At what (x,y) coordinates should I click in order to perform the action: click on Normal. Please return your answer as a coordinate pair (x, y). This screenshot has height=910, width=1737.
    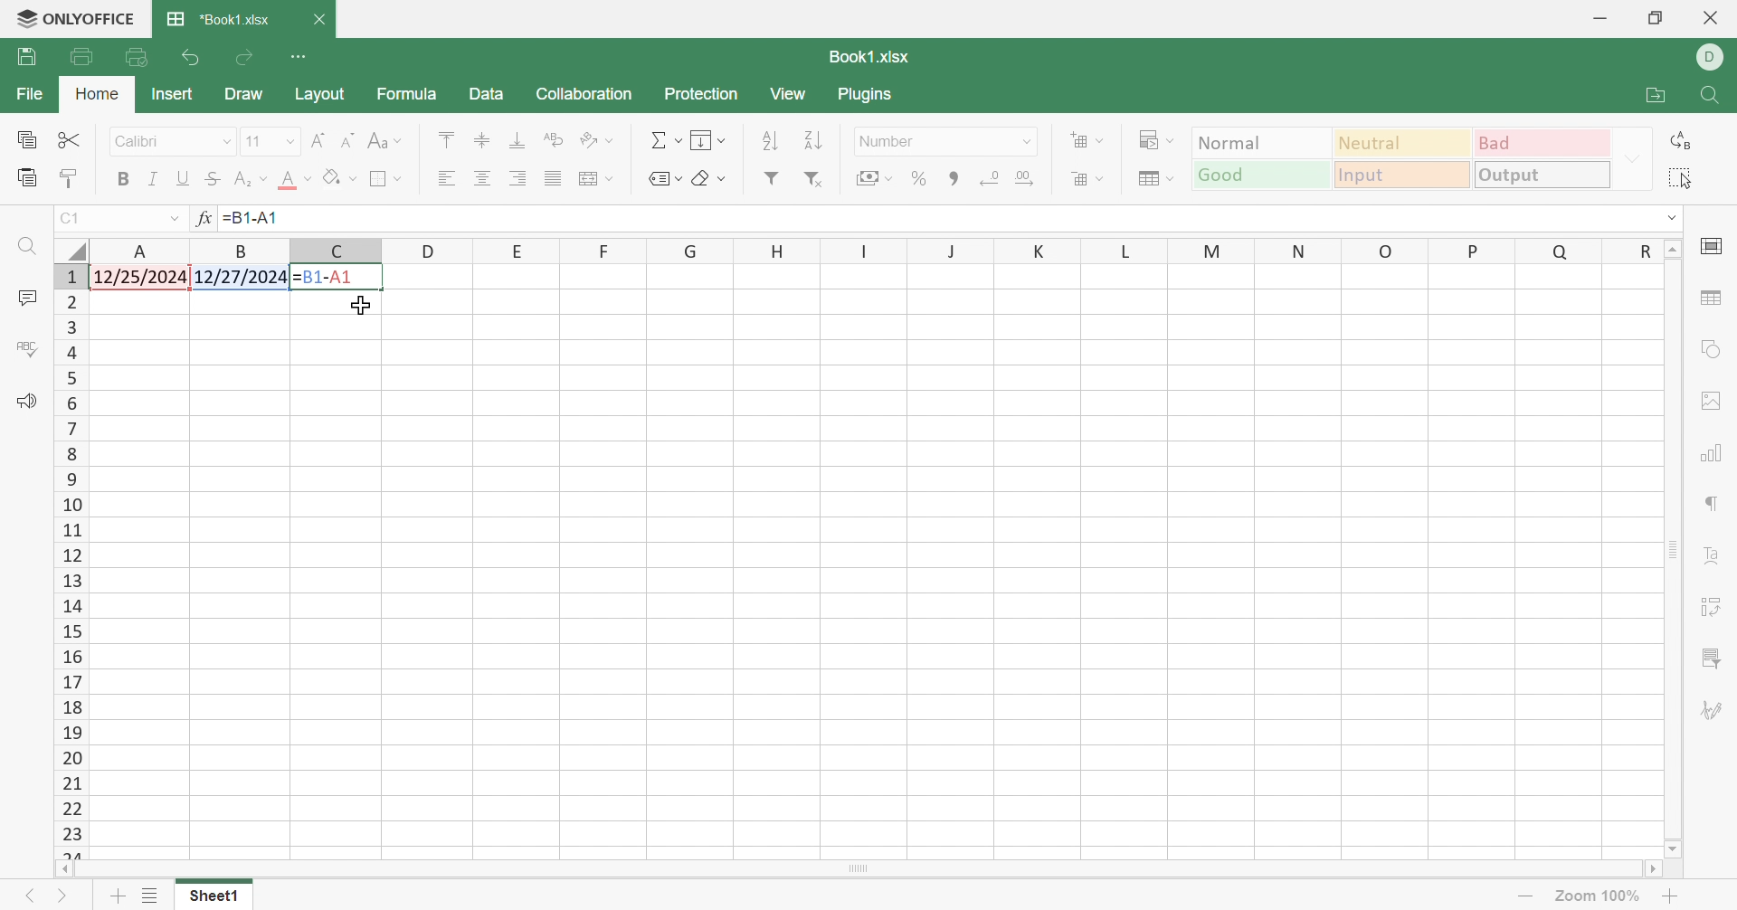
    Looking at the image, I should click on (1262, 142).